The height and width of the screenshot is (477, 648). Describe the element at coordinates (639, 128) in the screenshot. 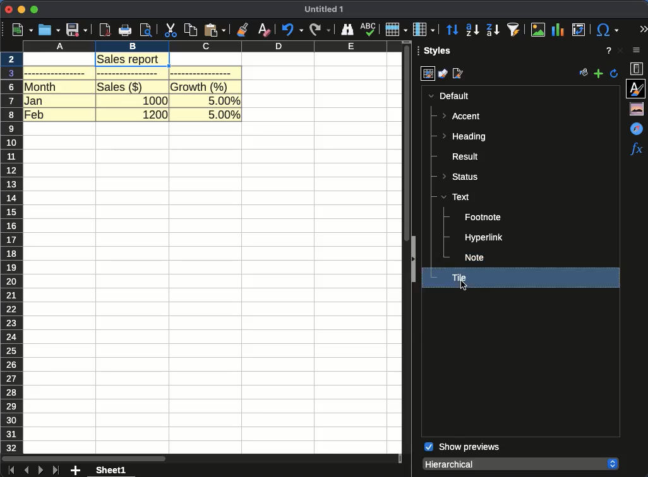

I see `navigator` at that location.